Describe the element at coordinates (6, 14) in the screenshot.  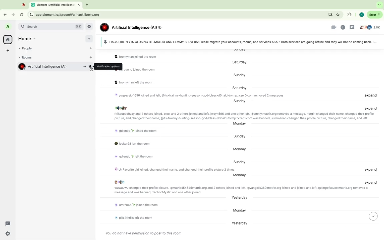
I see `Back` at that location.